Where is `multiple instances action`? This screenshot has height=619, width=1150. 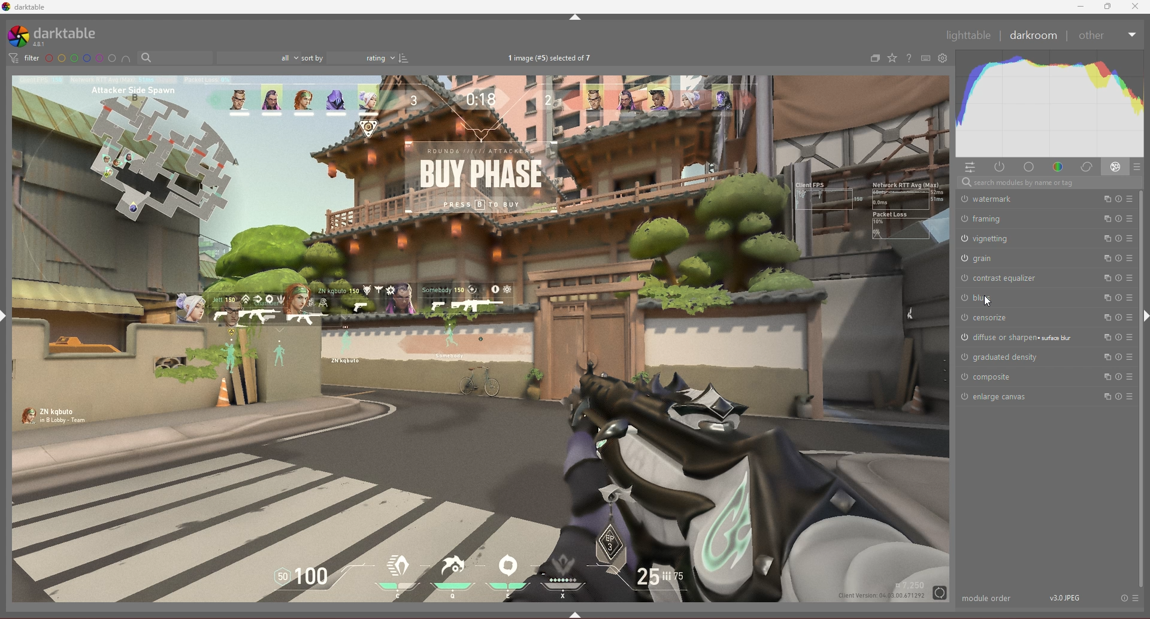
multiple instances action is located at coordinates (1103, 377).